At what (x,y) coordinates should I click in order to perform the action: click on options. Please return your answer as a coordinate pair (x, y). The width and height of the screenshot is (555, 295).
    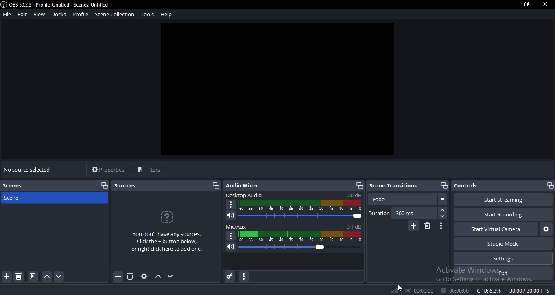
    Looking at the image, I should click on (230, 236).